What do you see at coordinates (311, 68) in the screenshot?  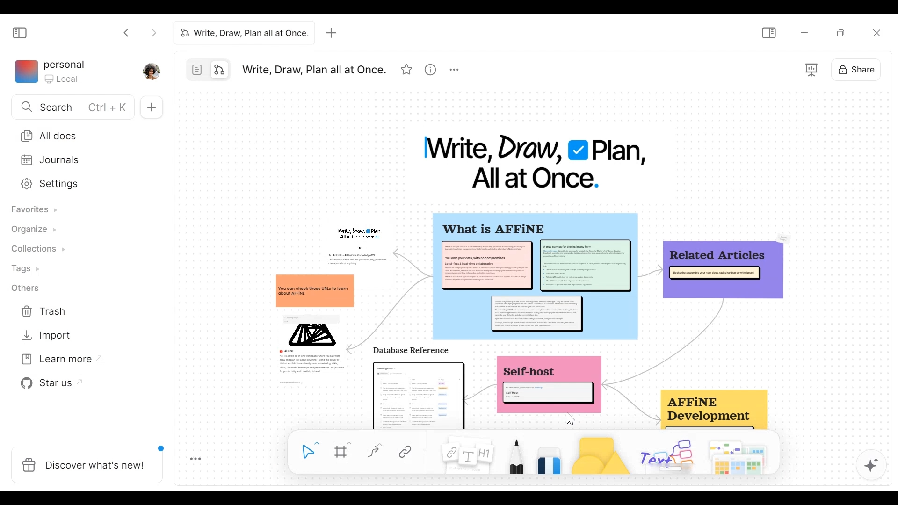 I see `Write, Draw, Plan all at Once.` at bounding box center [311, 68].